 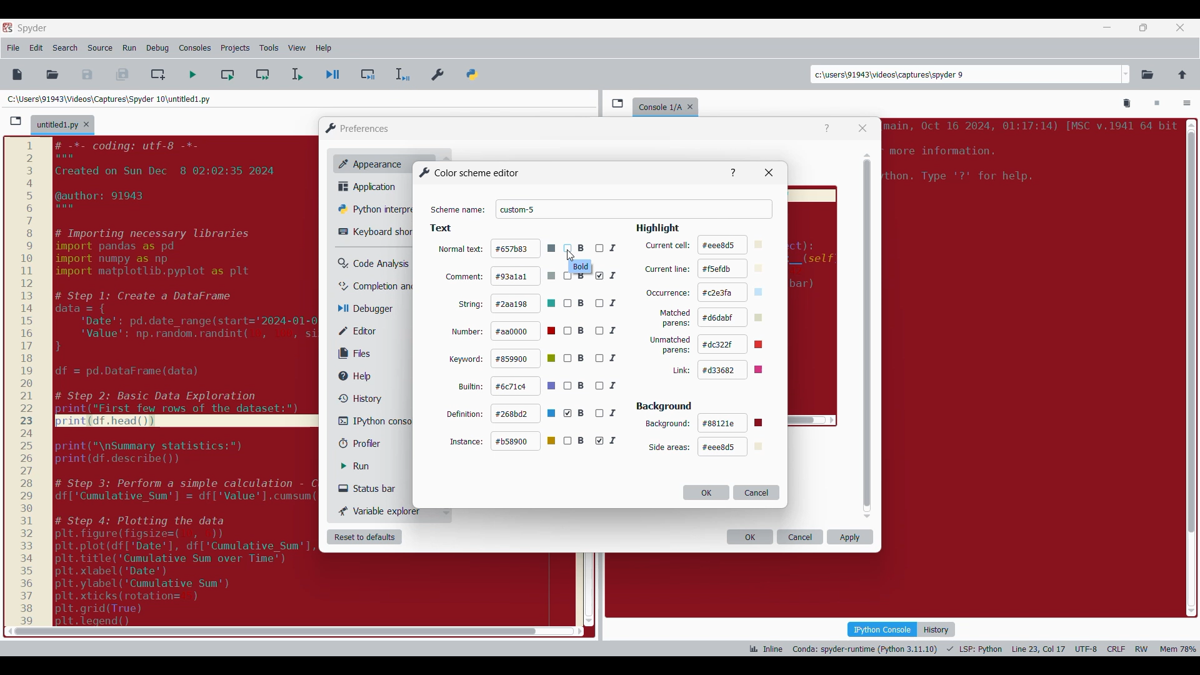 What do you see at coordinates (367, 162) in the screenshot?
I see `Appearance, current selection highlighted` at bounding box center [367, 162].